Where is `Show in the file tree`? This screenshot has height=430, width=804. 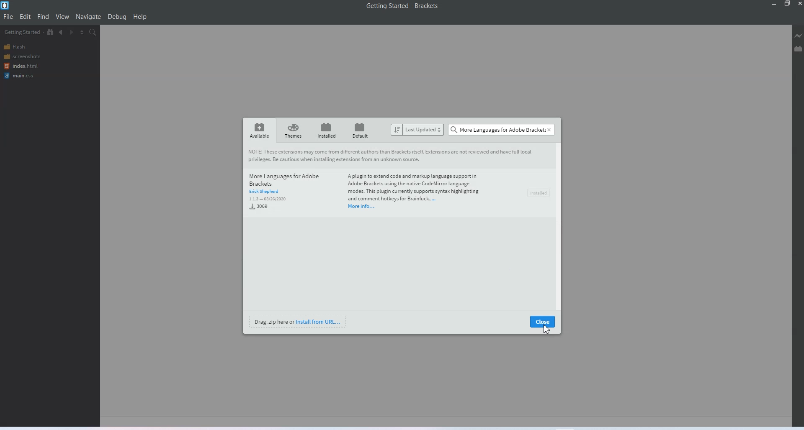
Show in the file tree is located at coordinates (51, 32).